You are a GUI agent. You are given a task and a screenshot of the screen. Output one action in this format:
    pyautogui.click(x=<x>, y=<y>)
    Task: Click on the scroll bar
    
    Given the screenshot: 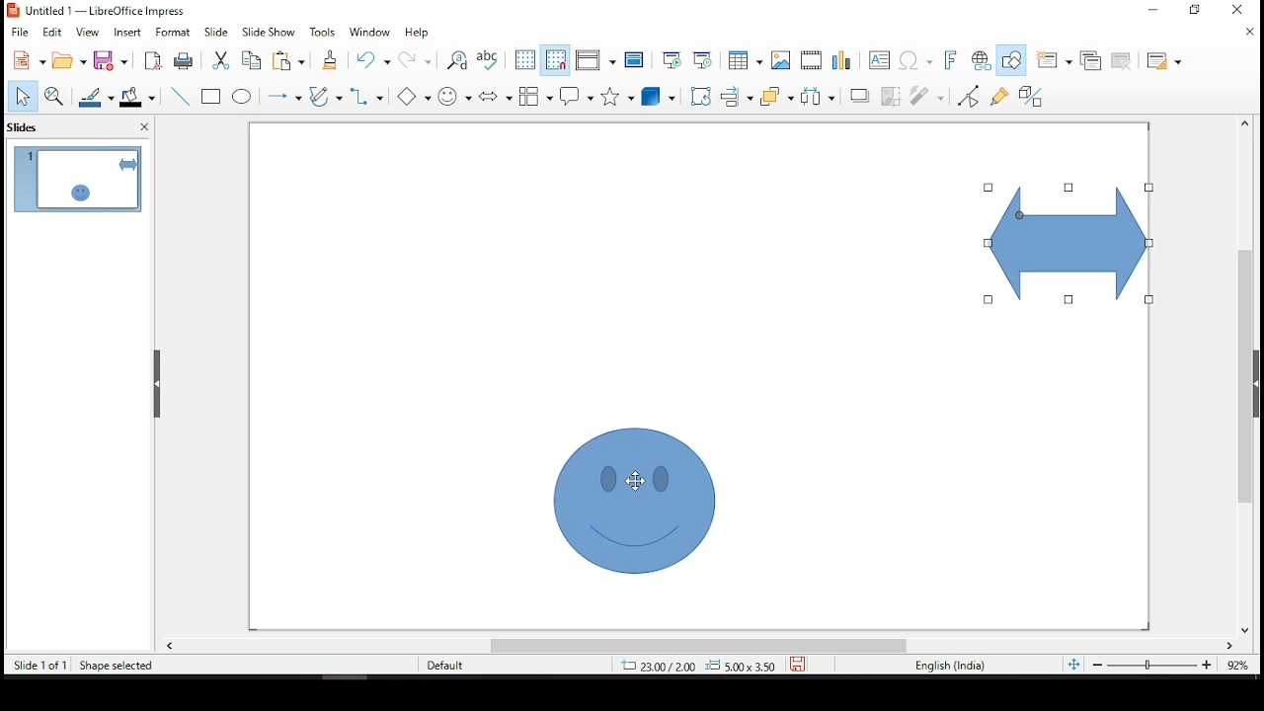 What is the action you would take?
    pyautogui.click(x=700, y=646)
    